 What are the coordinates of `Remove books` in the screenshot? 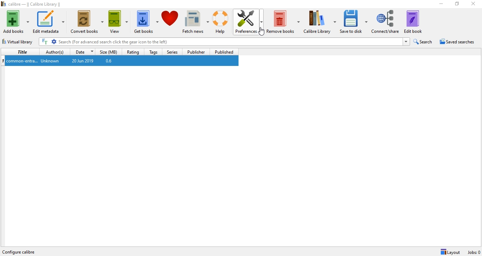 It's located at (284, 20).